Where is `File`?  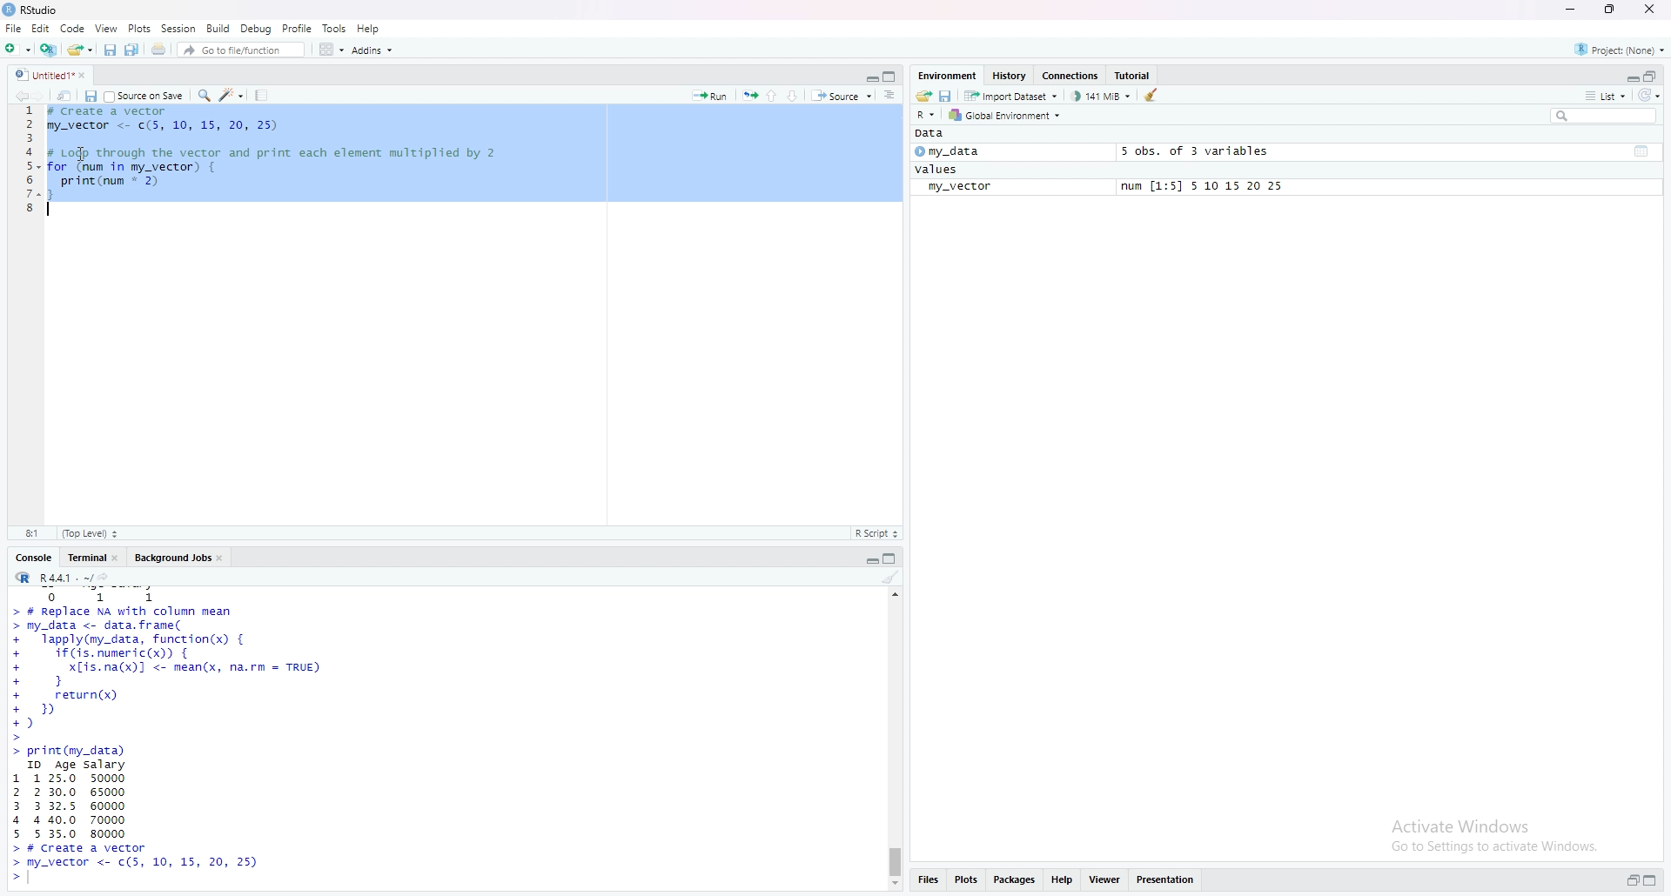 File is located at coordinates (11, 29).